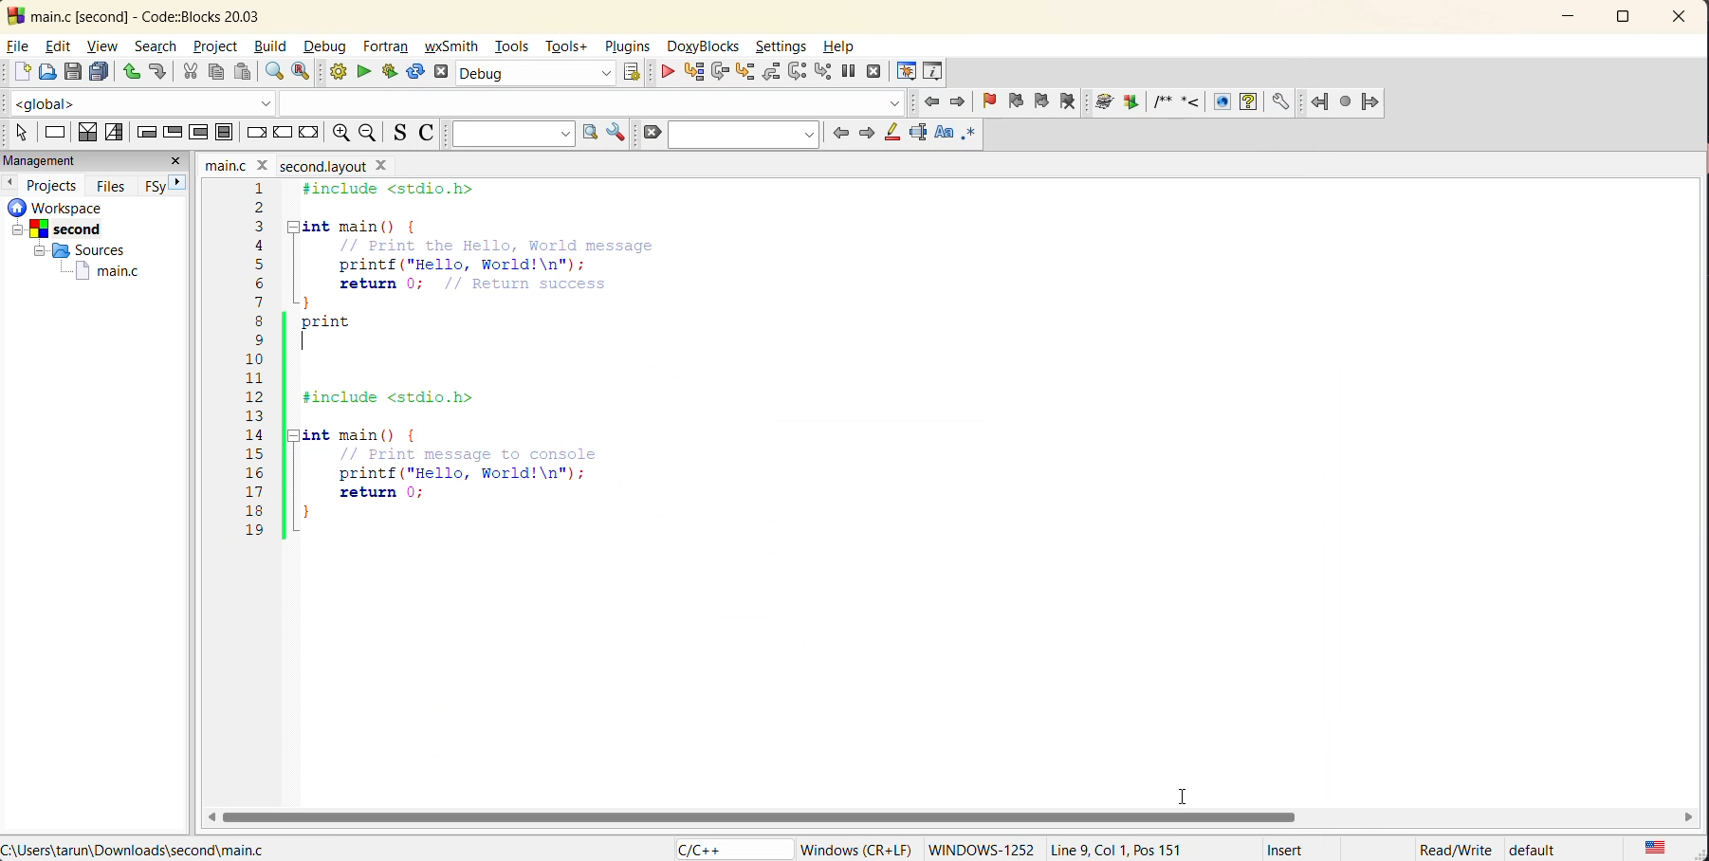  What do you see at coordinates (73, 72) in the screenshot?
I see `save` at bounding box center [73, 72].